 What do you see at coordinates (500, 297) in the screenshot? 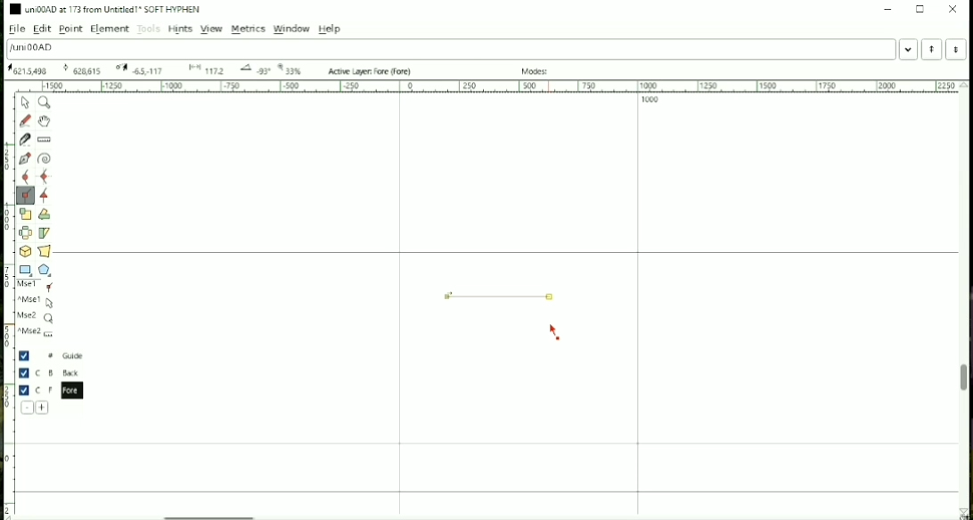
I see `Line` at bounding box center [500, 297].